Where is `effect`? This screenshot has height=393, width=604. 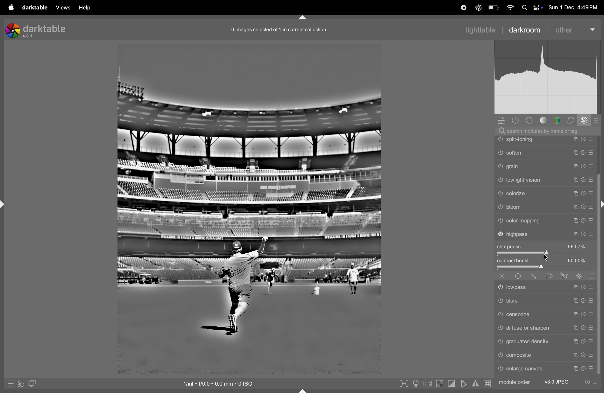
effect is located at coordinates (584, 120).